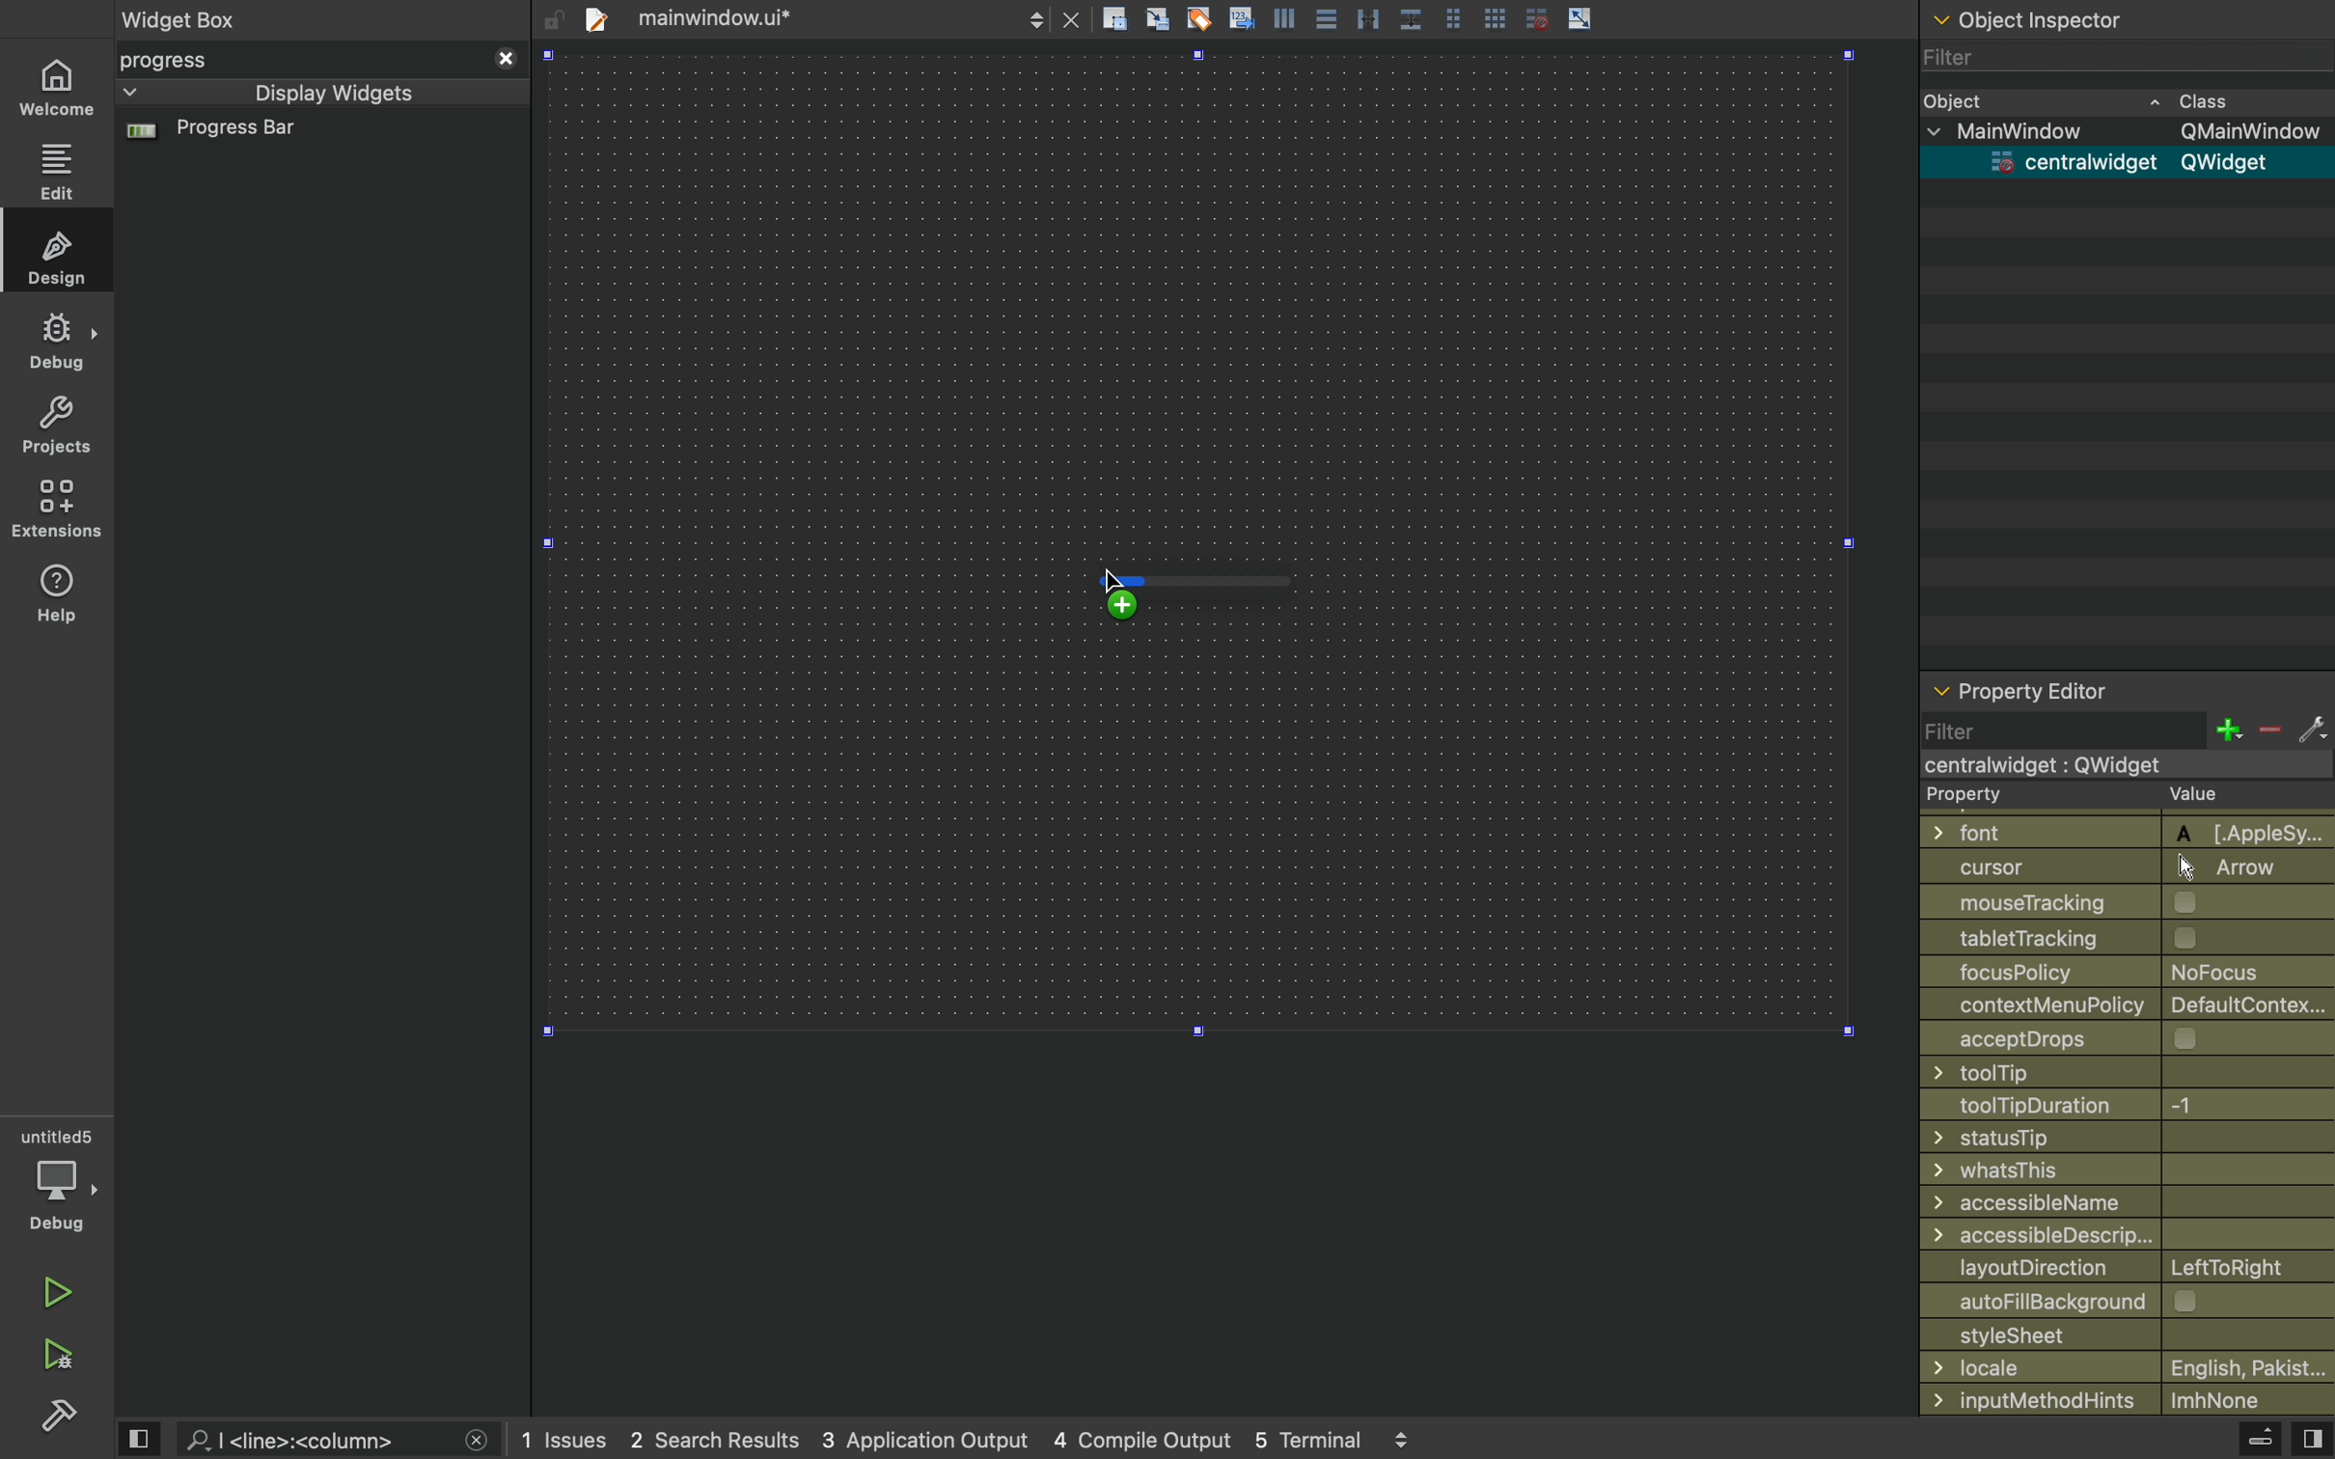  Describe the element at coordinates (1439, 18) in the screenshot. I see `layout actions` at that location.